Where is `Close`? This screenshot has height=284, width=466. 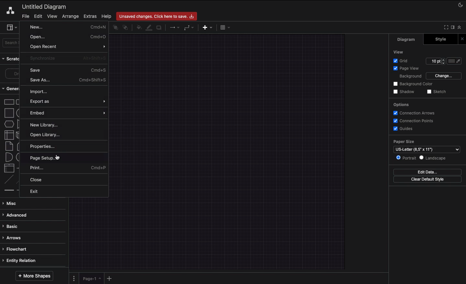 Close is located at coordinates (39, 180).